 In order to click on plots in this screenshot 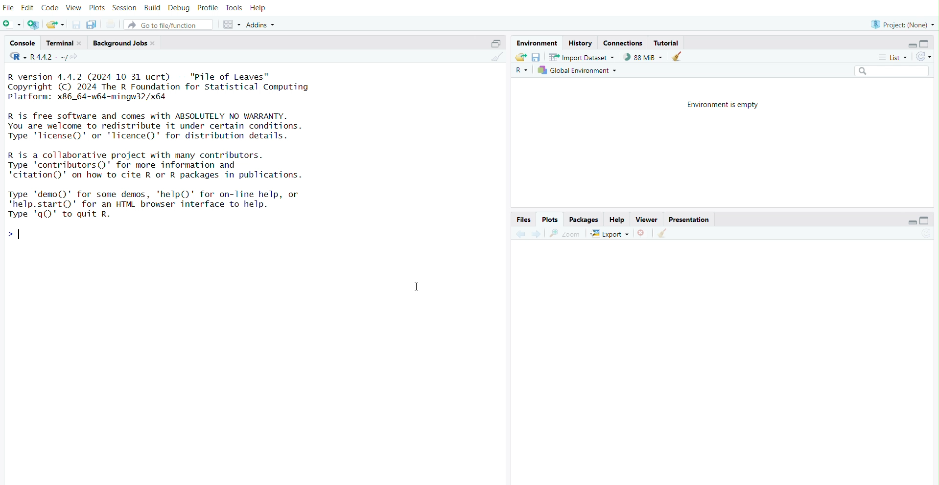, I will do `click(551, 220)`.